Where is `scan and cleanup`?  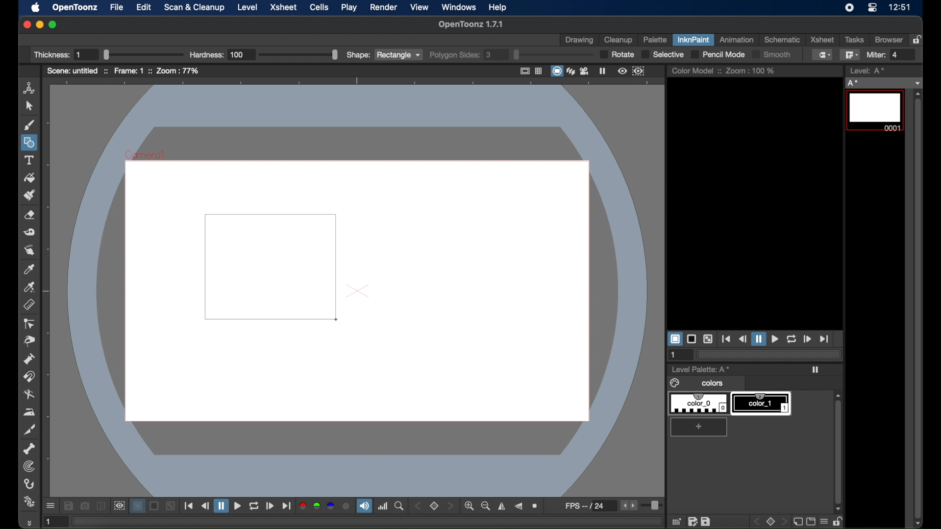
scan and cleanup is located at coordinates (195, 7).